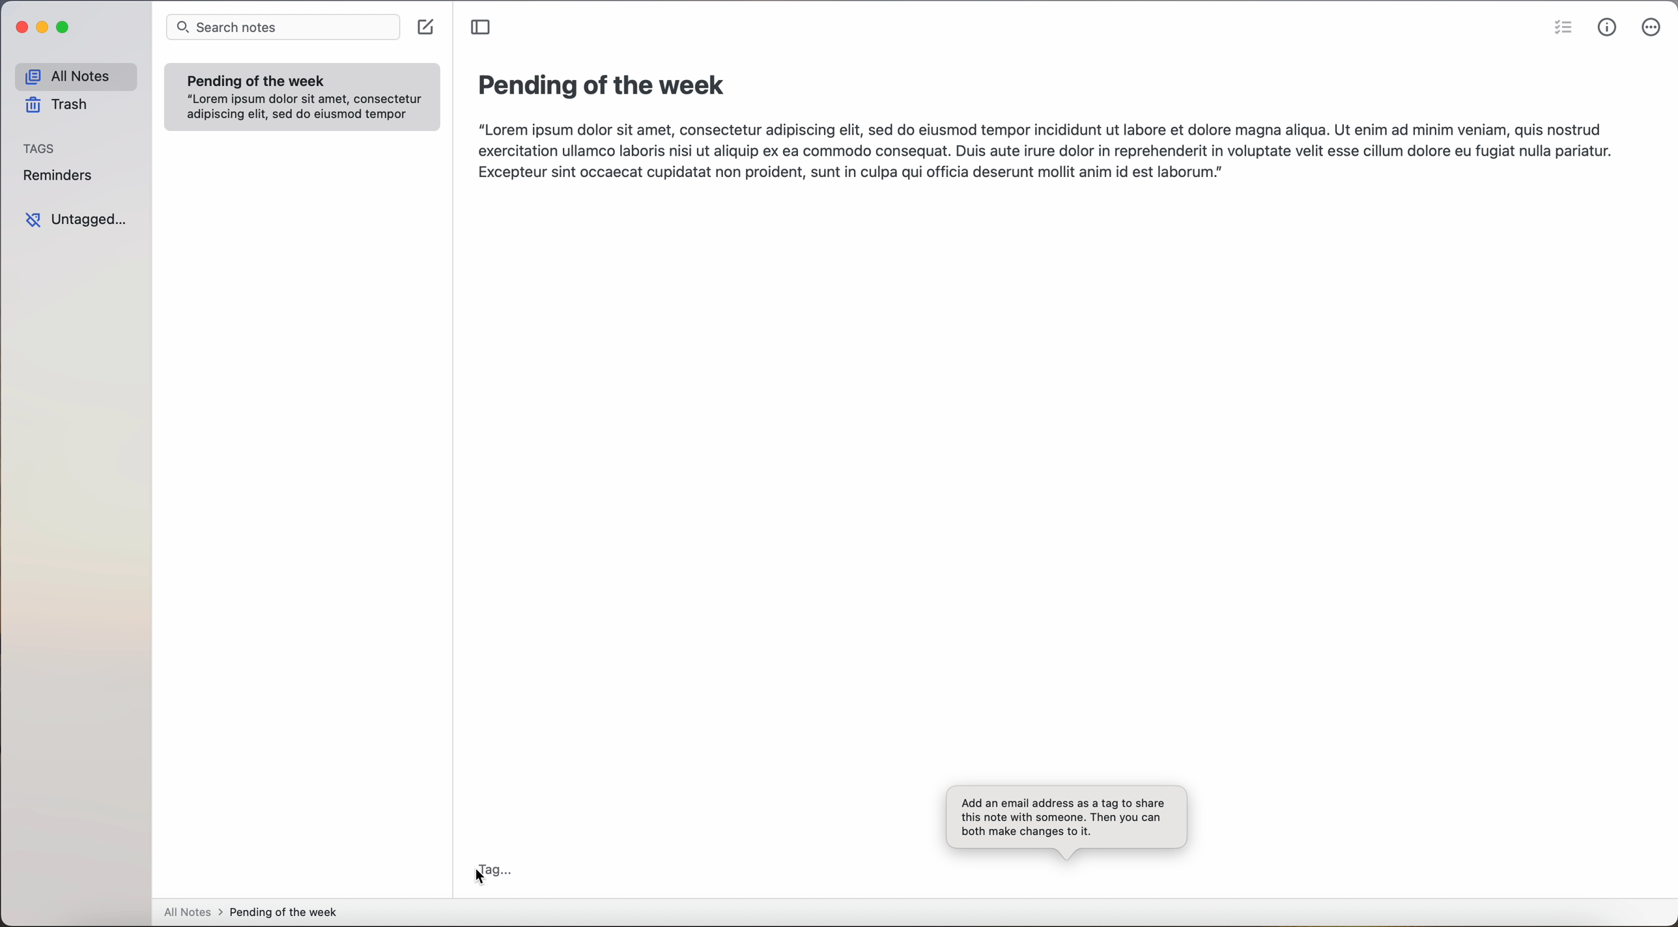  I want to click on Add an email address as a tag to share
this note with someone. Then you can
both make changes to it., so click(1066, 821).